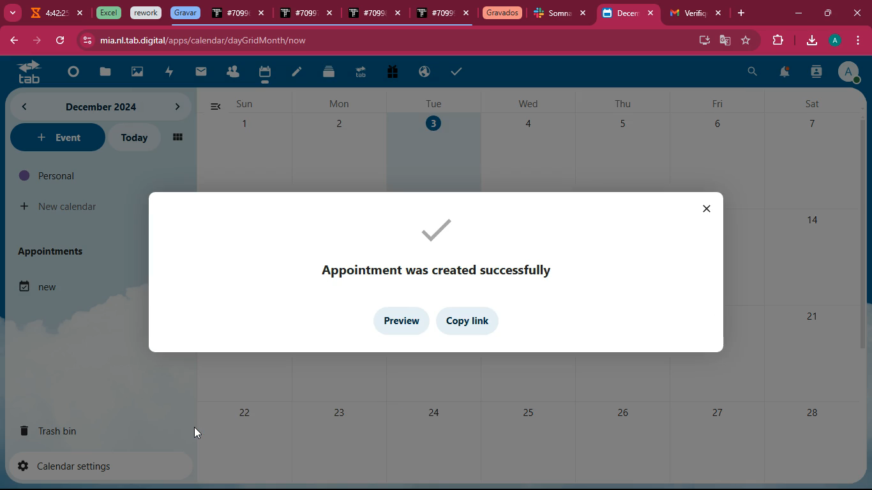 This screenshot has width=872, height=490. What do you see at coordinates (146, 13) in the screenshot?
I see `tab` at bounding box center [146, 13].